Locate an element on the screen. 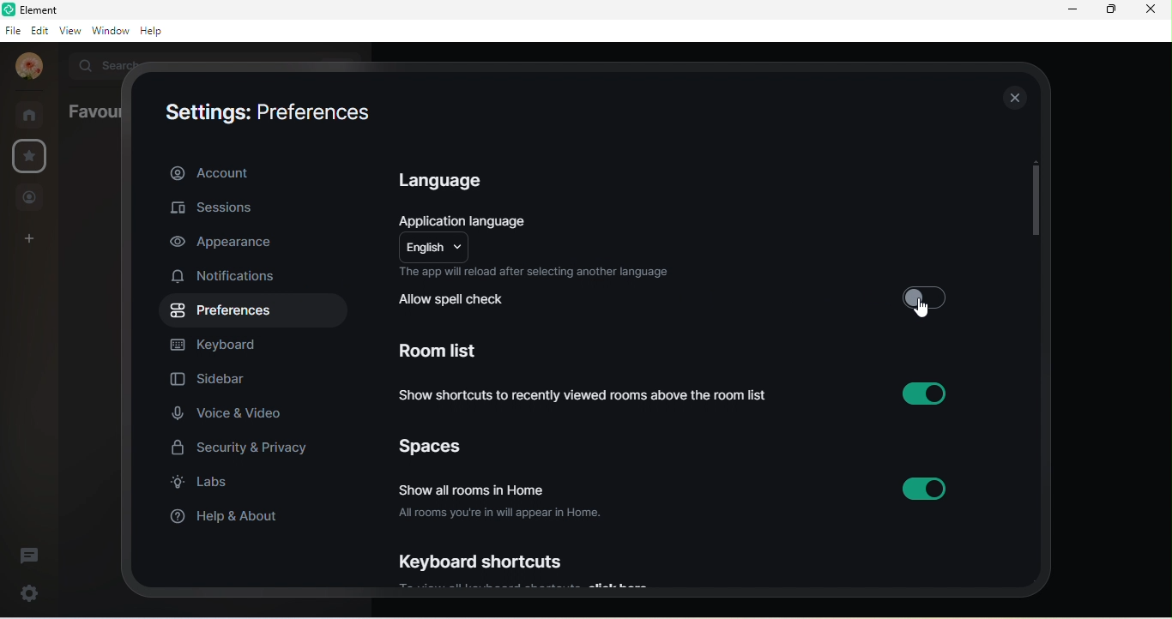 The width and height of the screenshot is (1172, 619). application language is located at coordinates (475, 220).